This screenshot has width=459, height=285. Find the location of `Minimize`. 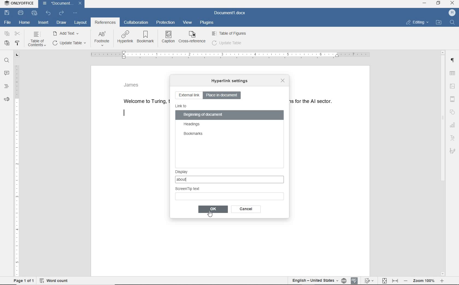

Minimize is located at coordinates (425, 4).